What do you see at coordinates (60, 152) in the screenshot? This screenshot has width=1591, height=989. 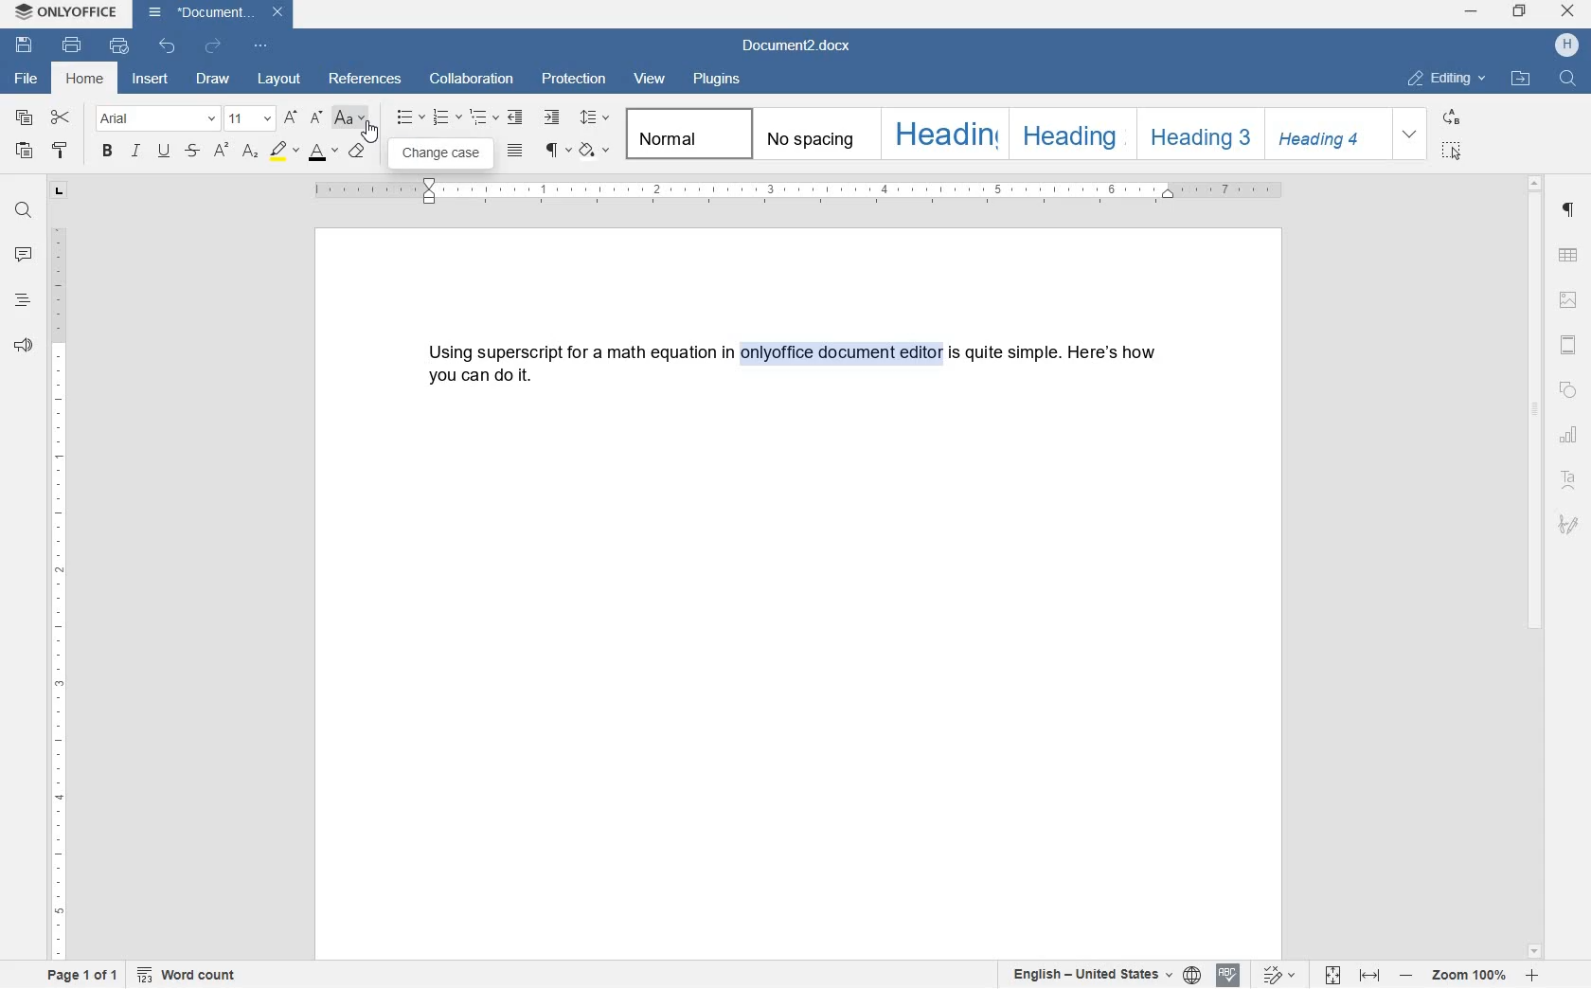 I see `copy style` at bounding box center [60, 152].